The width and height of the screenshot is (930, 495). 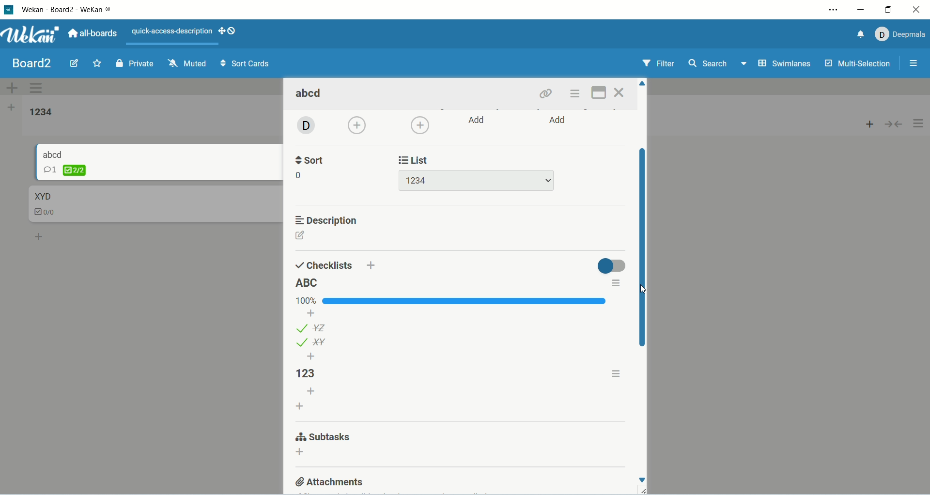 I want to click on list, so click(x=312, y=327).